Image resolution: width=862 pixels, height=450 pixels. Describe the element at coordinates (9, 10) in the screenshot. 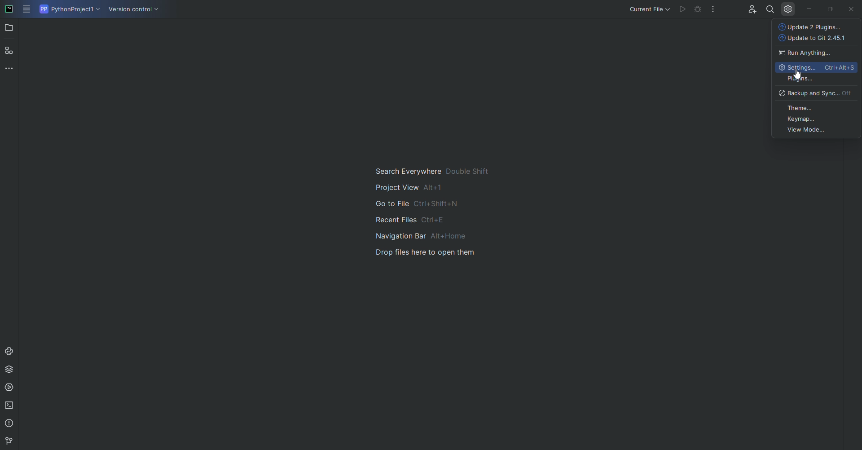

I see `PyCharm` at that location.